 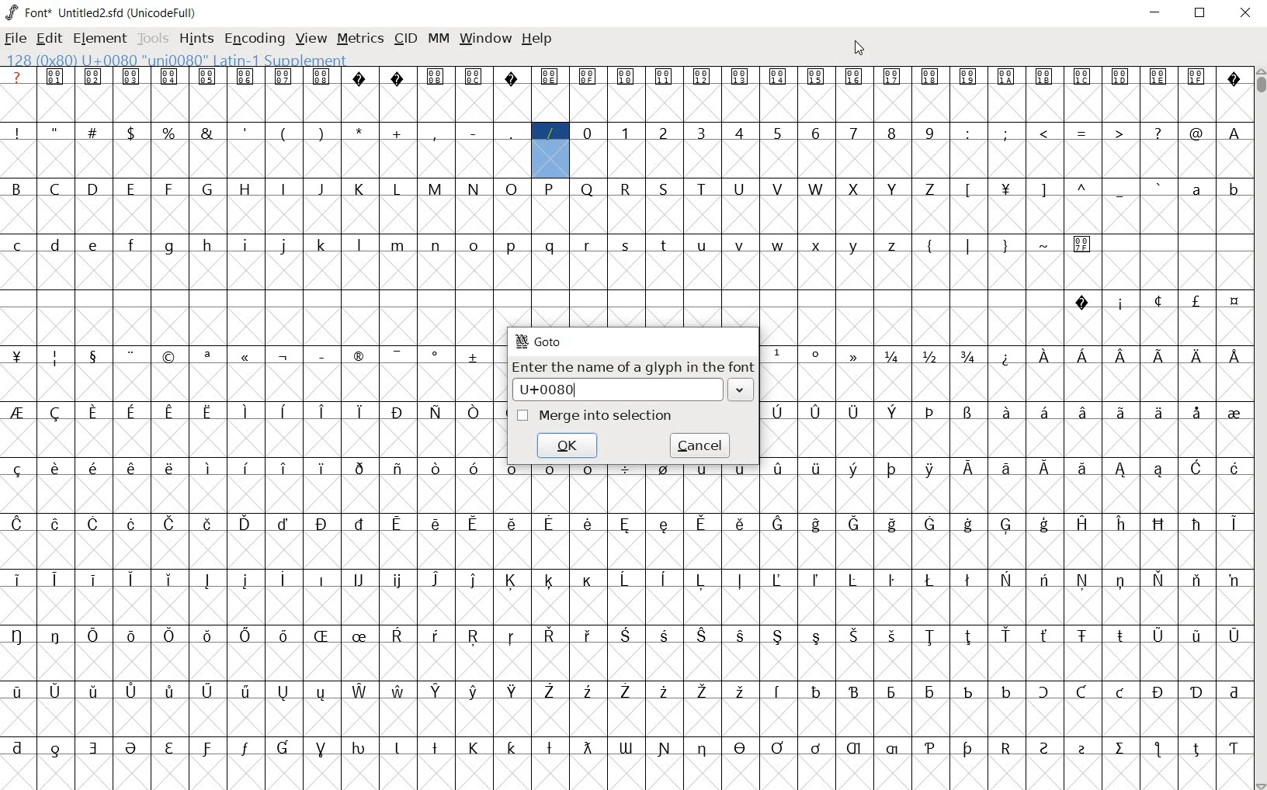 I want to click on glyph, so click(x=969, y=190).